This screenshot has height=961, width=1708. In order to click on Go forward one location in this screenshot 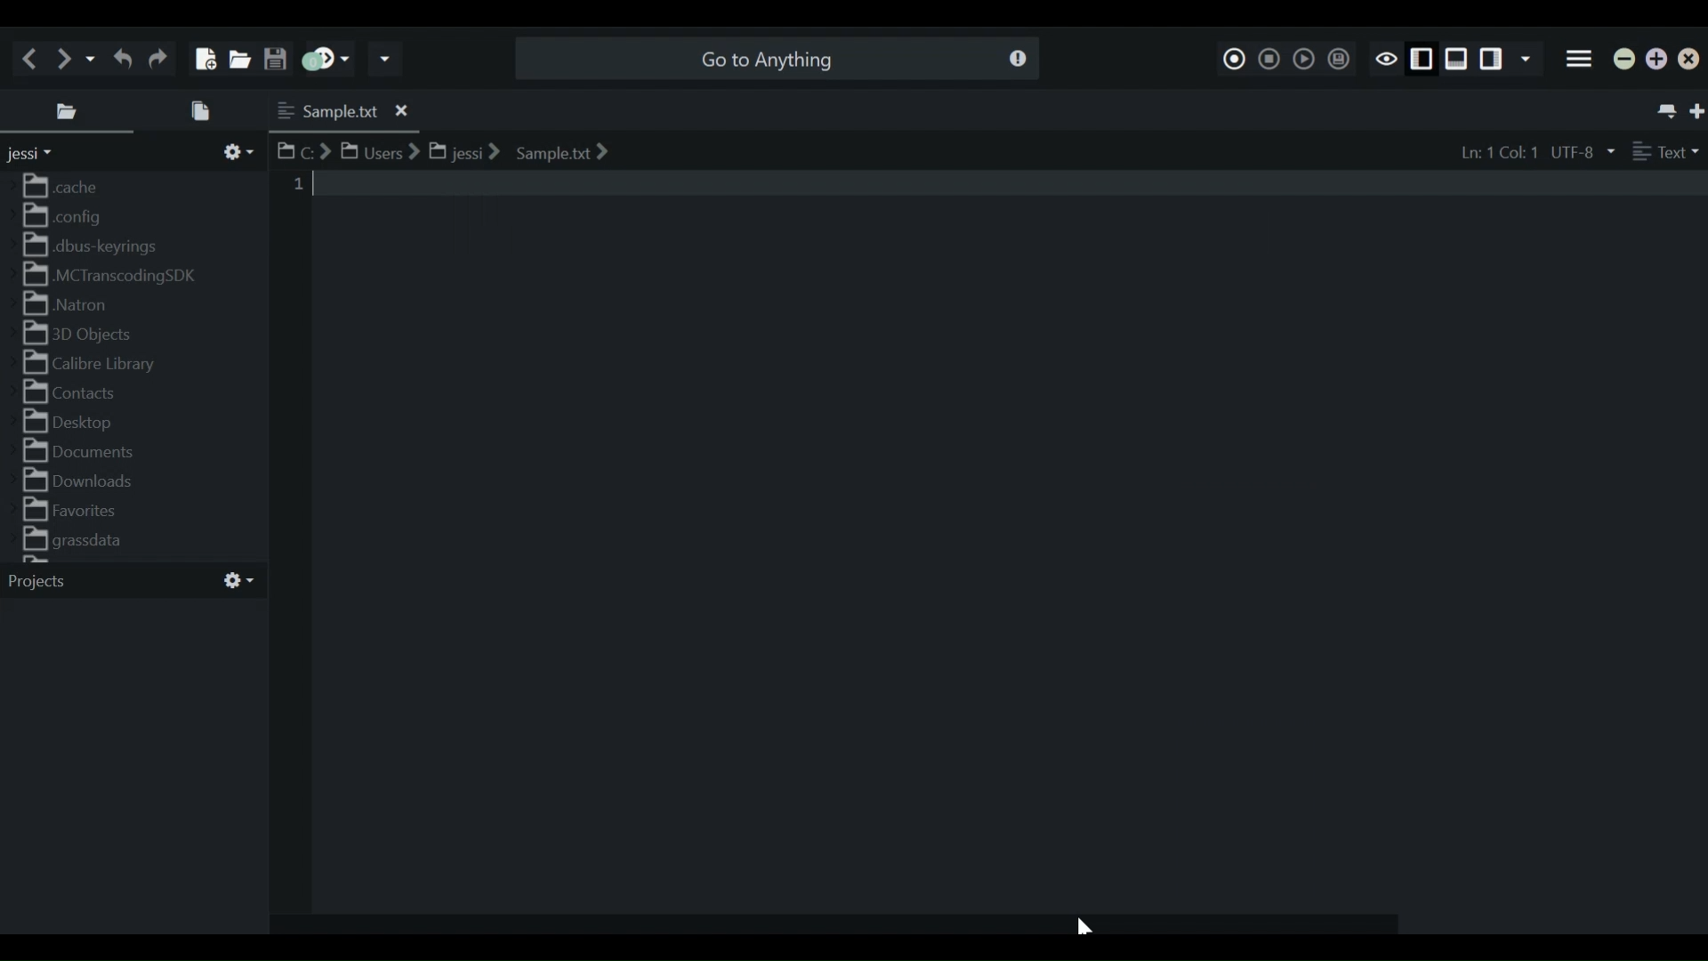, I will do `click(66, 58)`.